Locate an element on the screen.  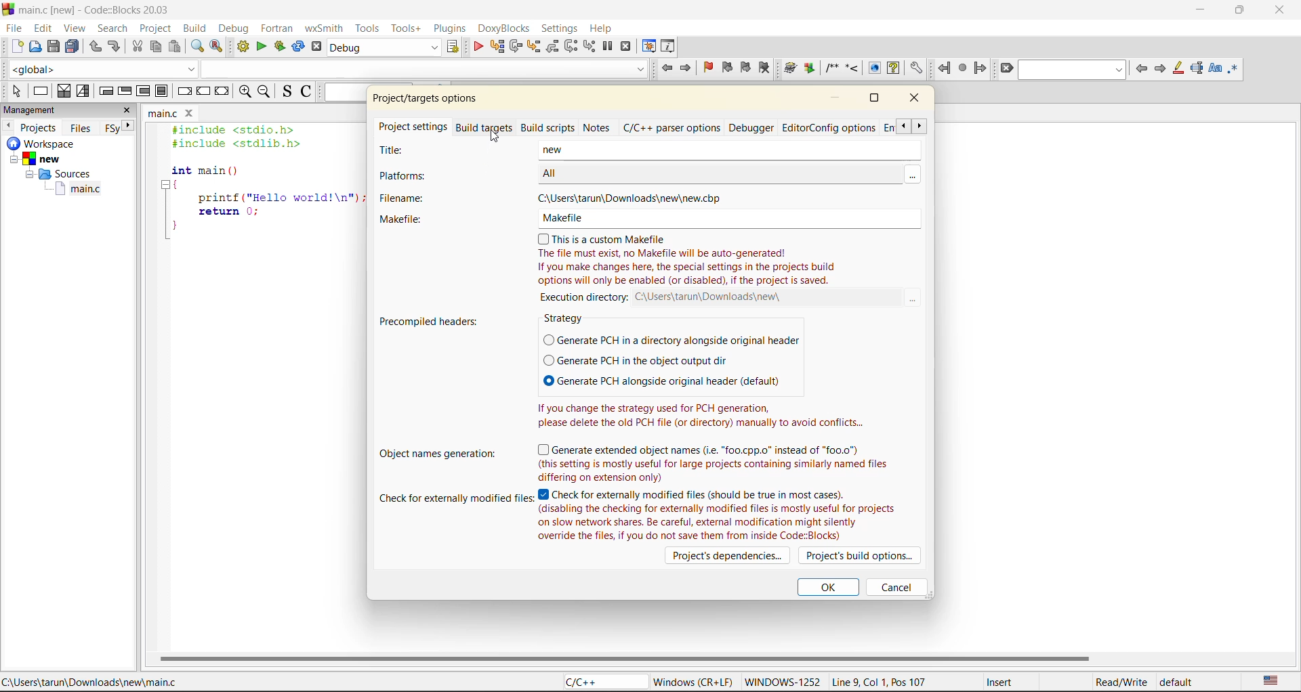
(7) This is a custom Makefile is located at coordinates (620, 238).